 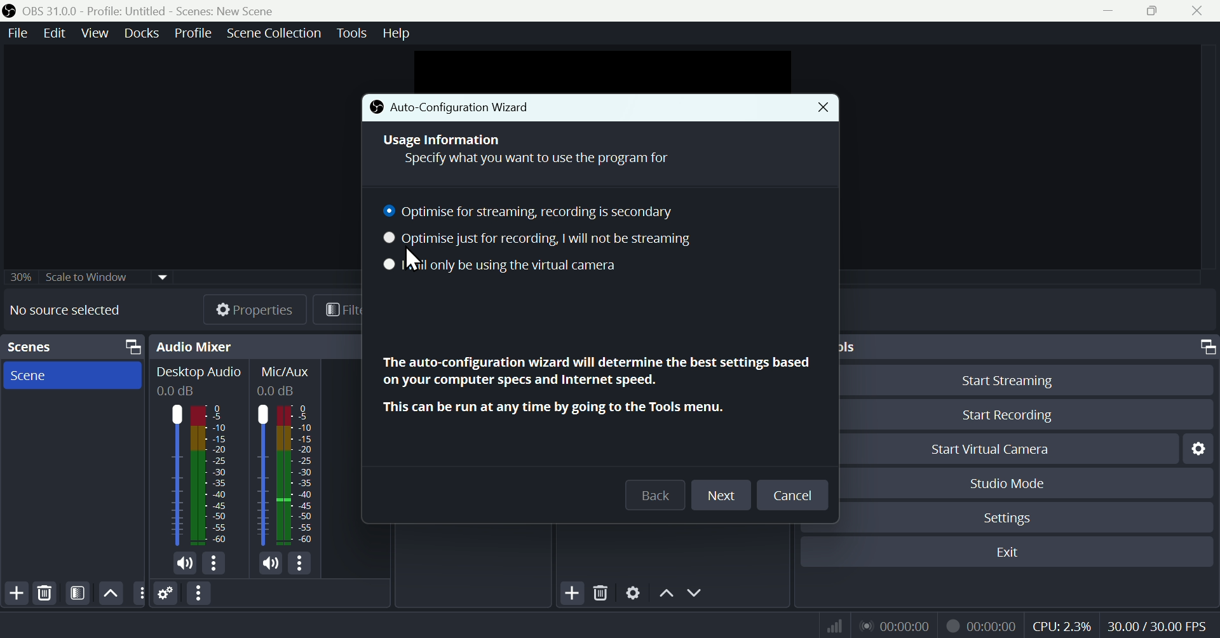 I want to click on Auto-Configuration Wizard, so click(x=484, y=107).